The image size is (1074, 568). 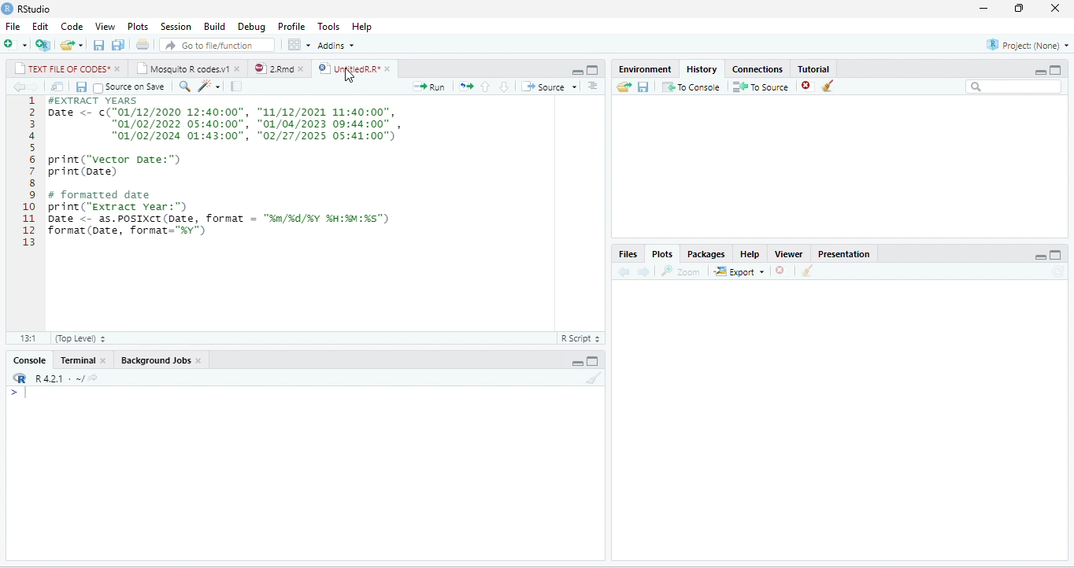 What do you see at coordinates (228, 124) in the screenshot?
I see `1 Date <- c( "01/12/2020 12:40:00" , "11/12/2021 11:40:00" , “01/02/2022 05:40:00", "01/04/2023 09:44:00" , "01/02/2024 01:43:00", "02/27/2025 05:41:00")` at bounding box center [228, 124].